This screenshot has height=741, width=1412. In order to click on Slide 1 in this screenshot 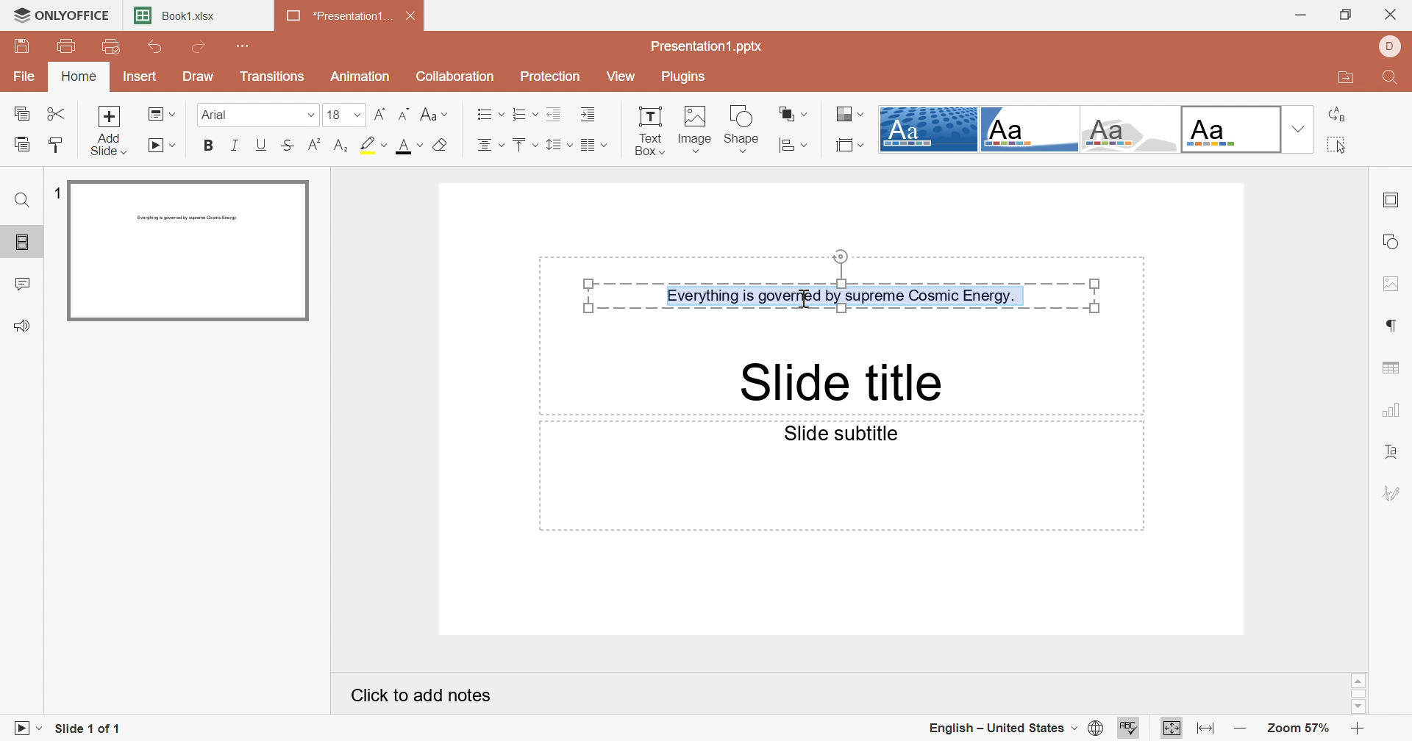, I will do `click(188, 251)`.